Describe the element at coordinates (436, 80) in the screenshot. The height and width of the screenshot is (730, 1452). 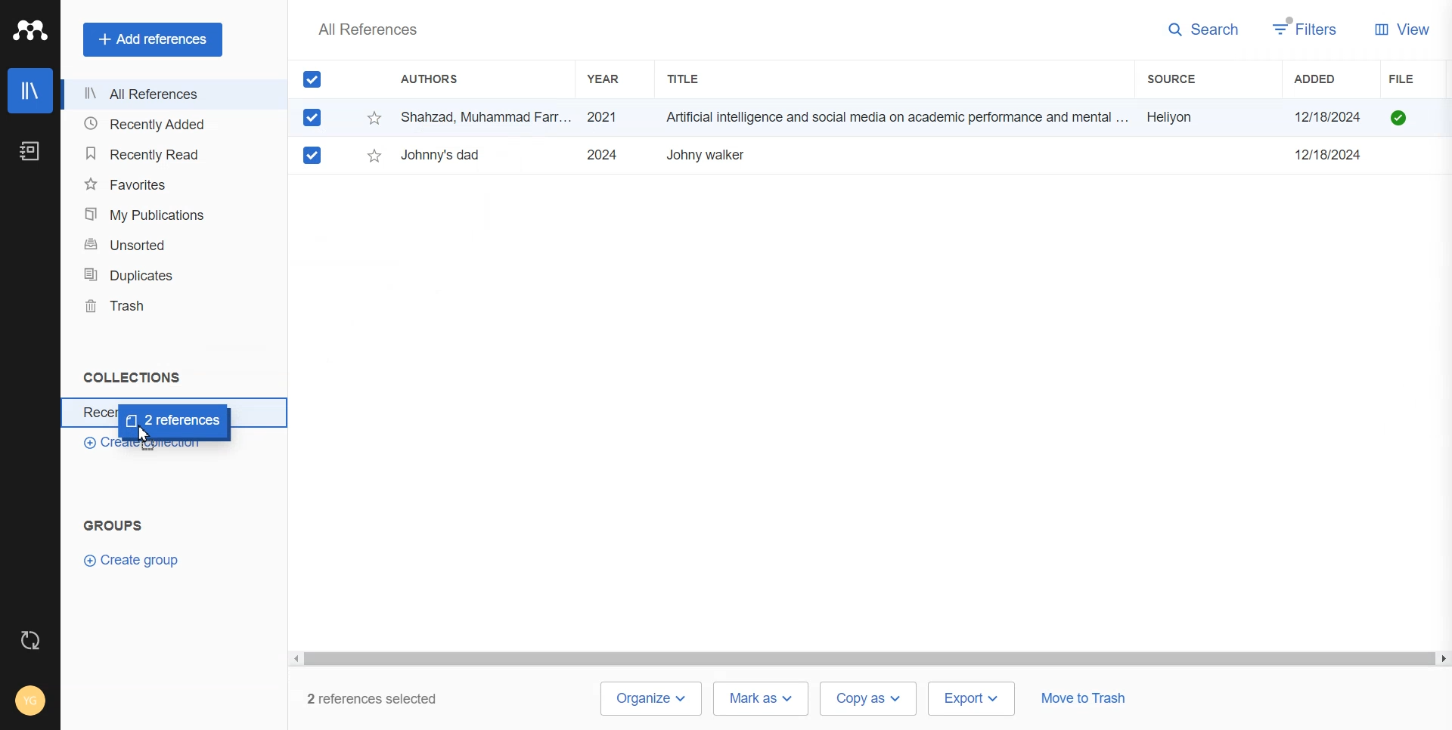
I see `Authors` at that location.